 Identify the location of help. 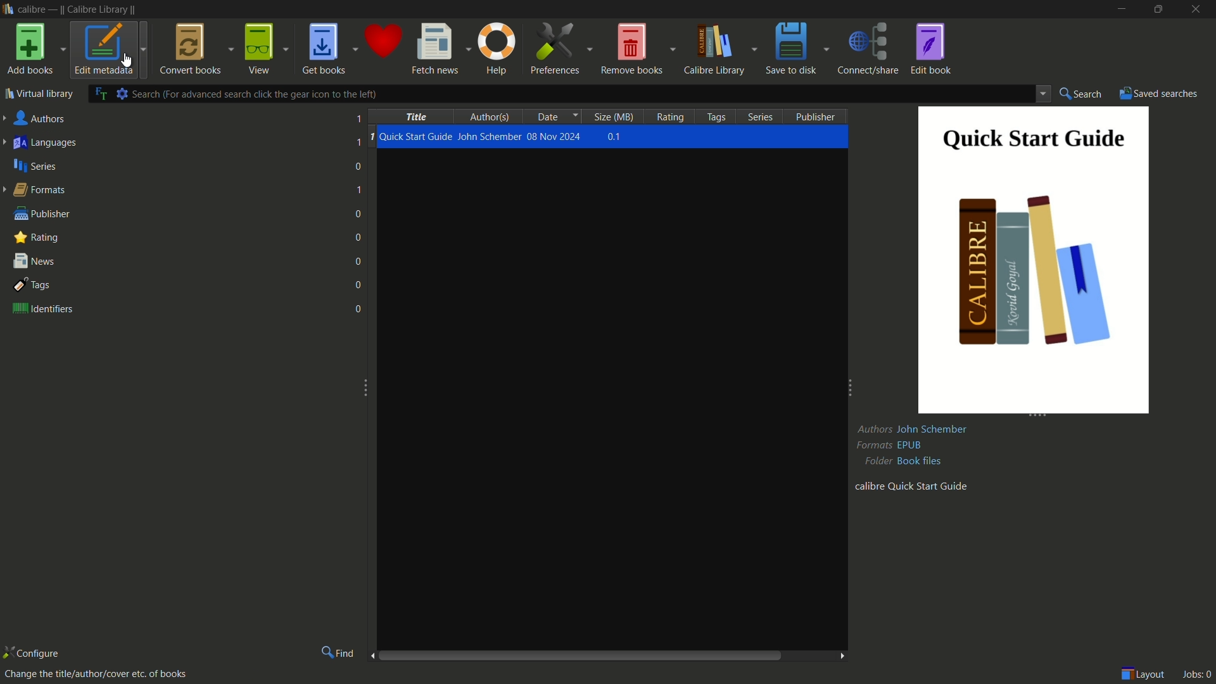
(497, 49).